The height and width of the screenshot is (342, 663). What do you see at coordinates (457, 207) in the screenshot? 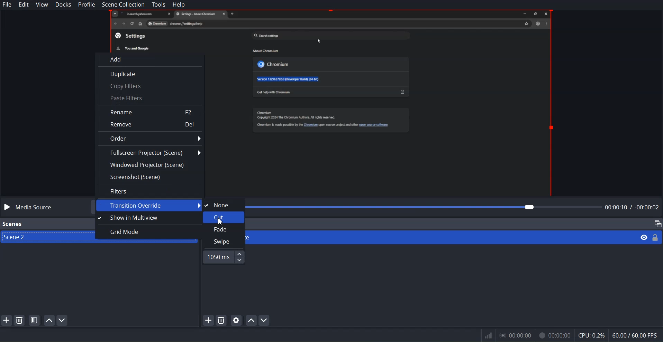
I see `File time adjuster` at bounding box center [457, 207].